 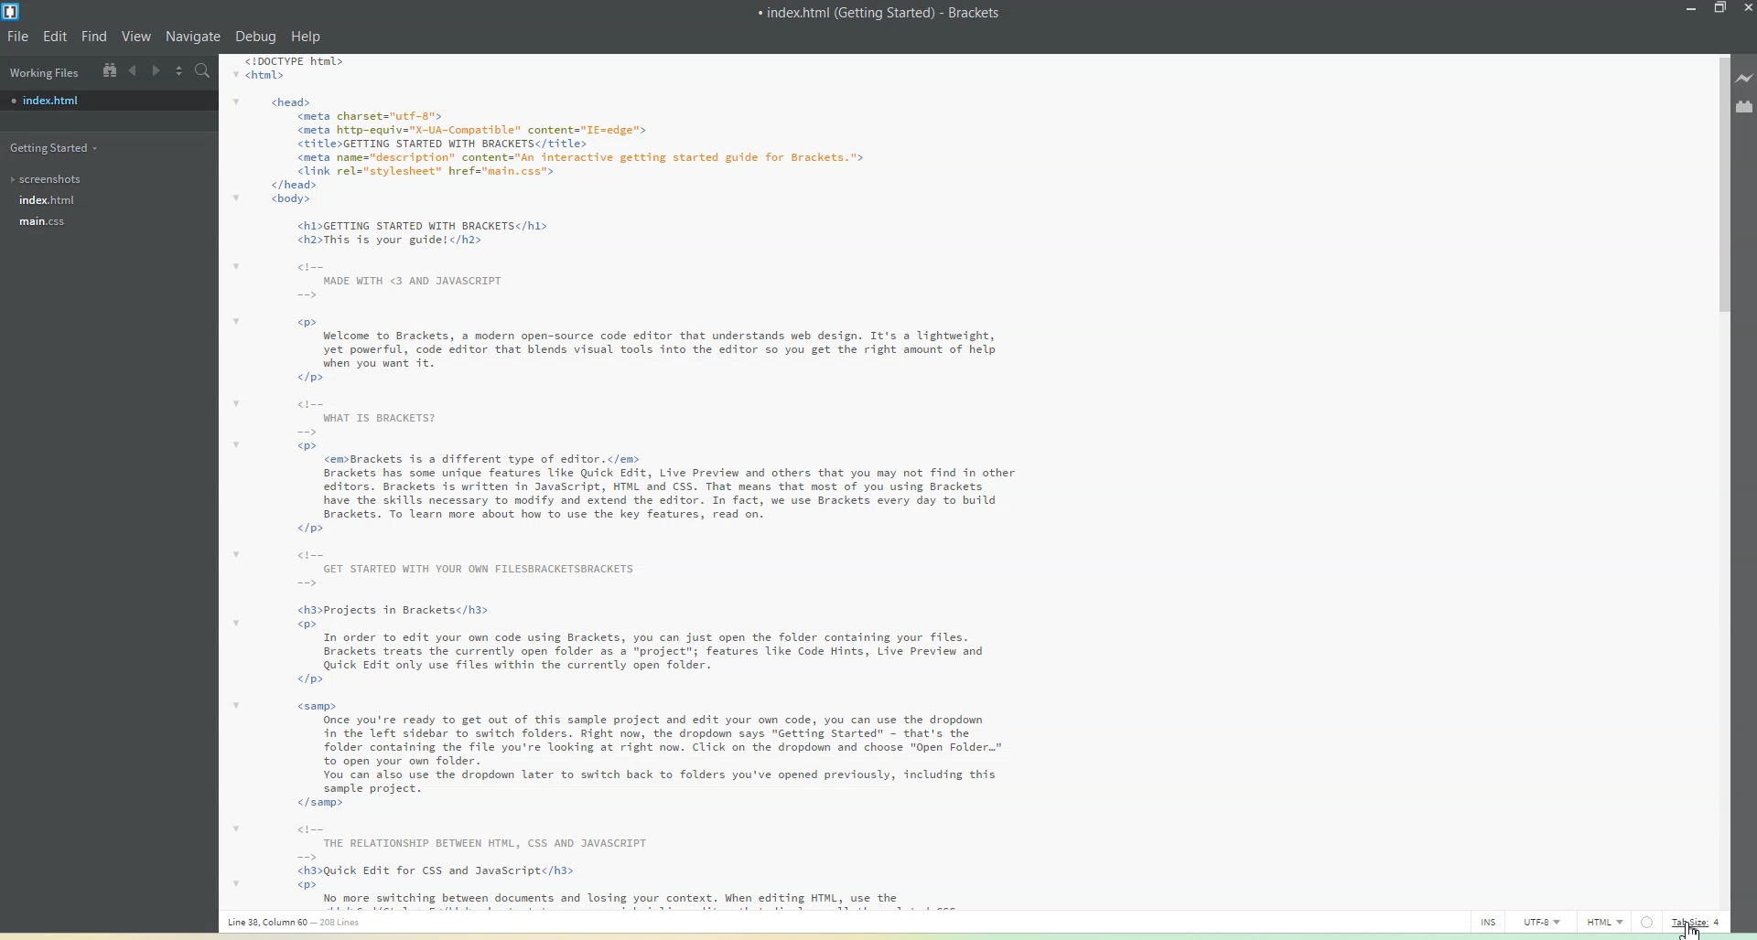 What do you see at coordinates (1745, 106) in the screenshot?
I see `Extensions Manager` at bounding box center [1745, 106].